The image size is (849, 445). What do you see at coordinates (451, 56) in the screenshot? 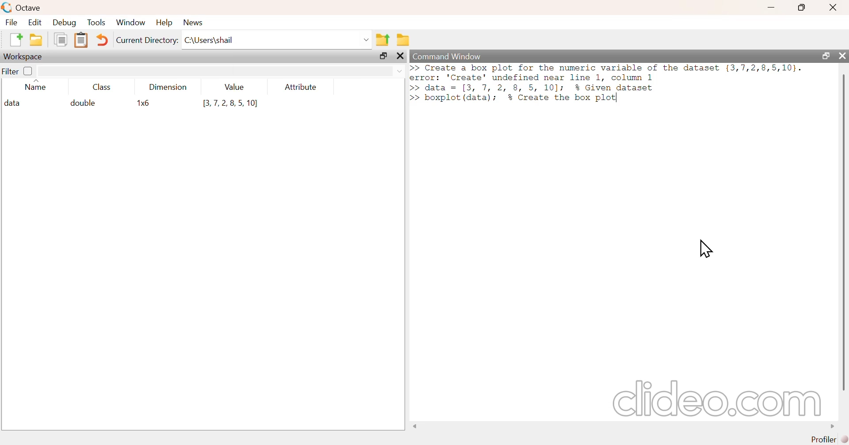
I see `command window` at bounding box center [451, 56].